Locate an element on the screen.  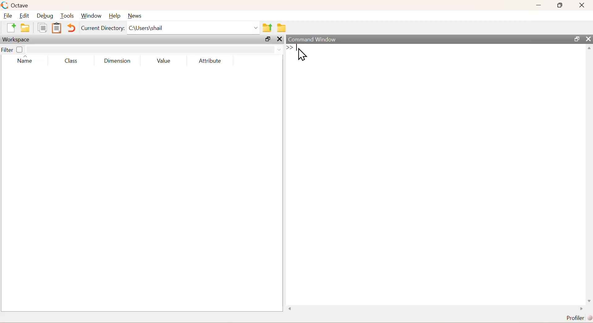
Help is located at coordinates (115, 14).